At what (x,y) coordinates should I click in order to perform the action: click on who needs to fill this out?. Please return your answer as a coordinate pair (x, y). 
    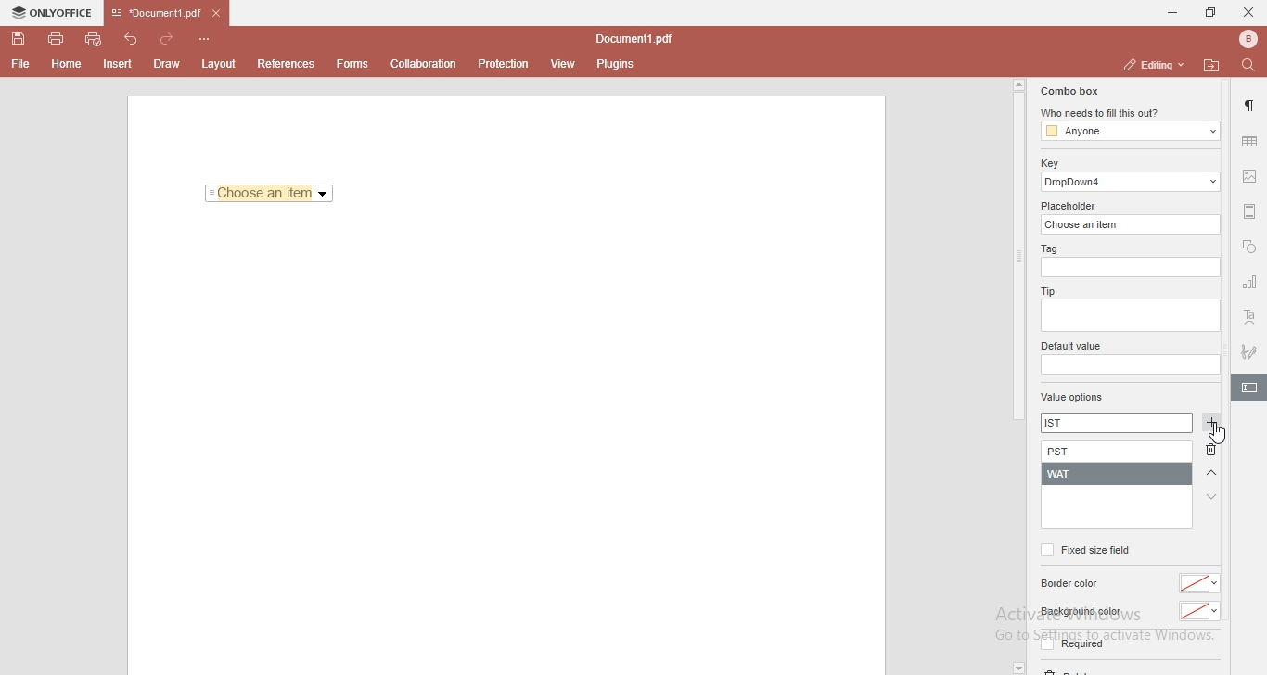
    Looking at the image, I should click on (1128, 114).